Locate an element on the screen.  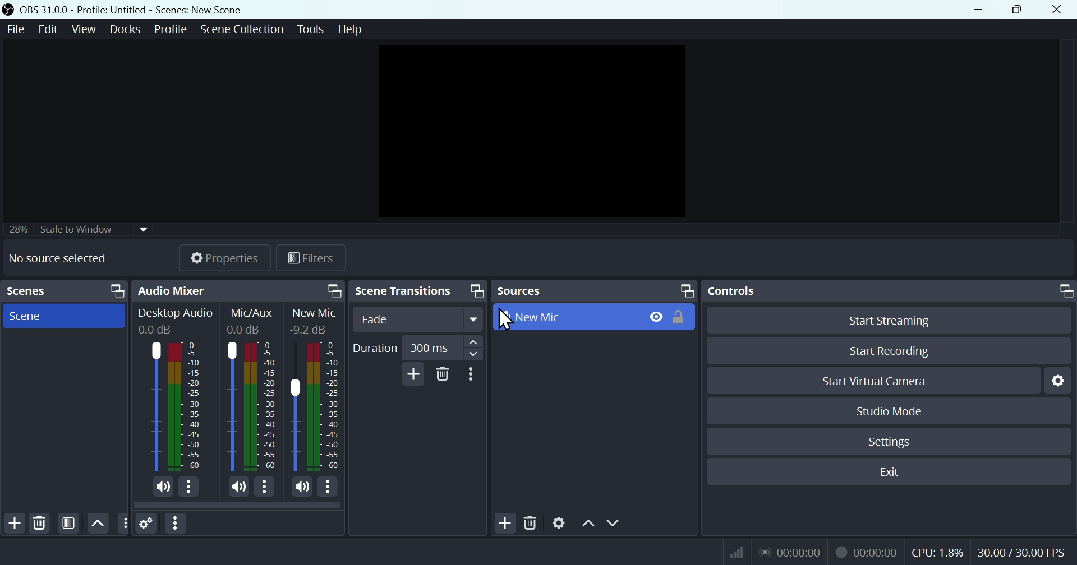
Live Status is located at coordinates (791, 552).